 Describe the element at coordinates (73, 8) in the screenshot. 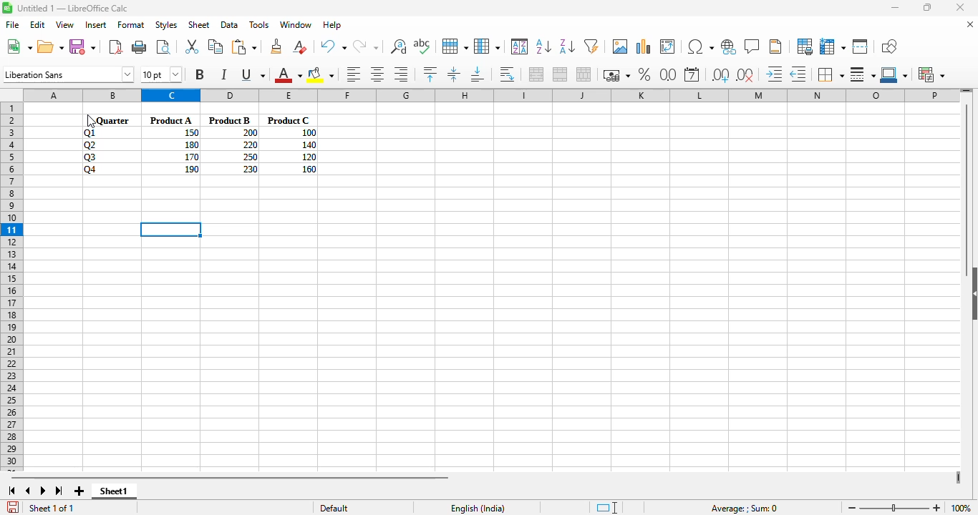

I see `Untitled 1 — LibreOffice Calc` at that location.